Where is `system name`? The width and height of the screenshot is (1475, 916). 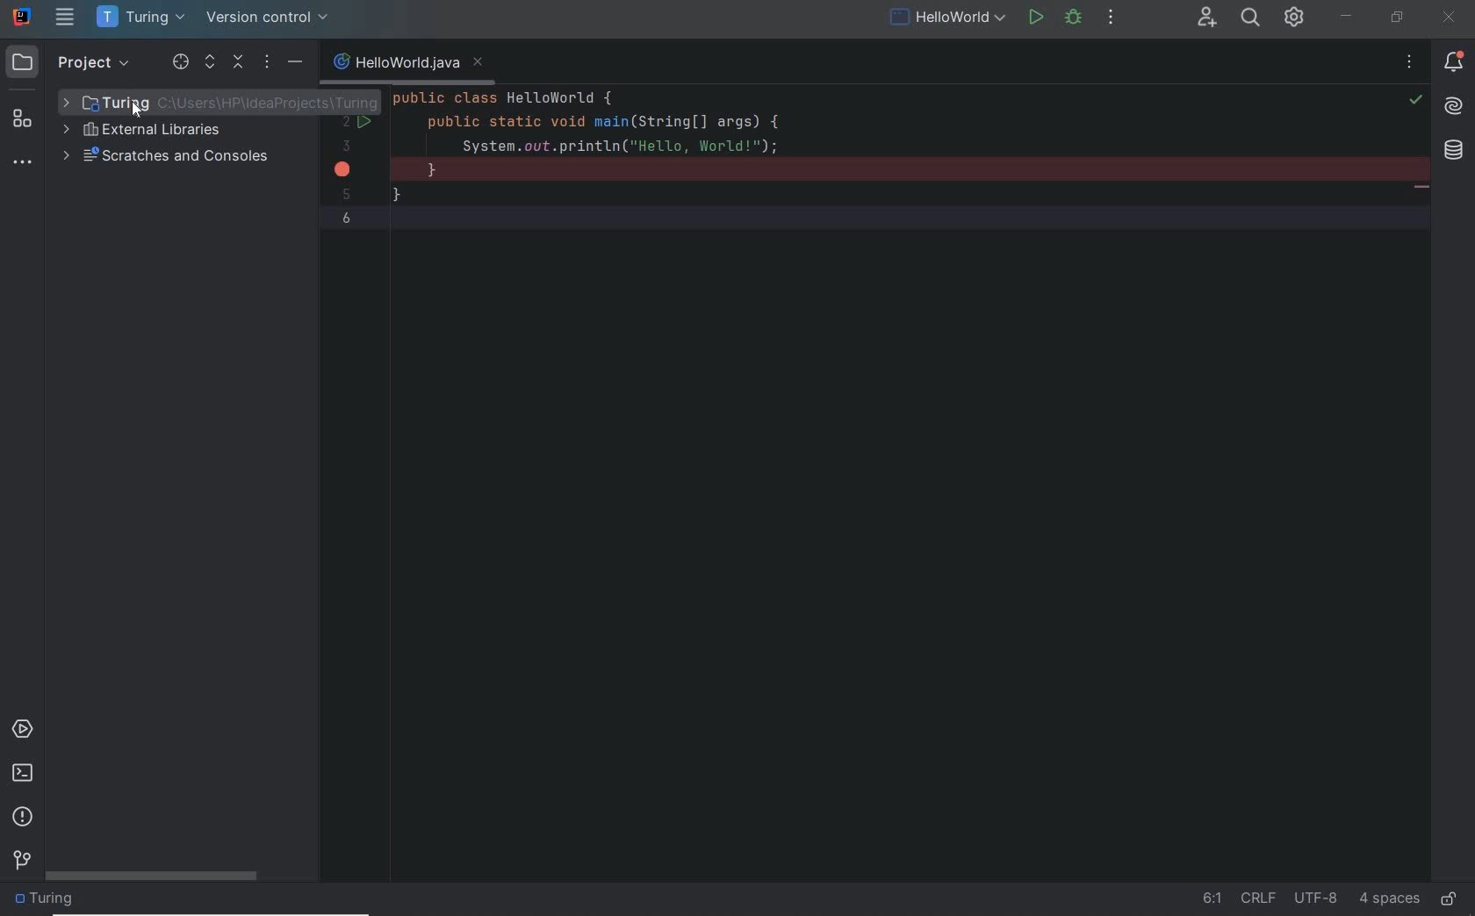
system name is located at coordinates (22, 17).